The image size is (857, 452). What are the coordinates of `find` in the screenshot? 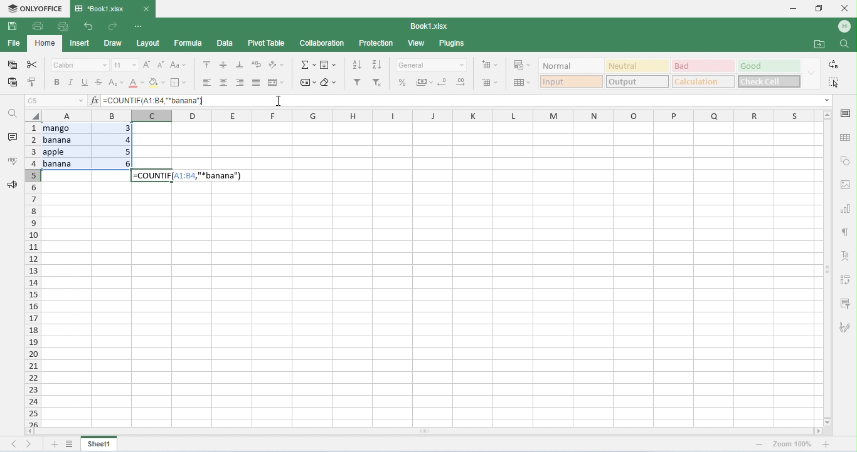 It's located at (12, 113).